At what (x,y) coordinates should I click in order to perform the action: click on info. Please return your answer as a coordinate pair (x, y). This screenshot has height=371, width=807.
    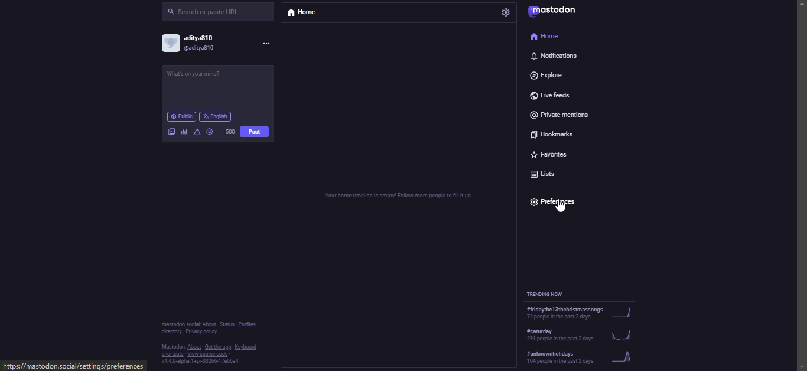
    Looking at the image, I should click on (207, 343).